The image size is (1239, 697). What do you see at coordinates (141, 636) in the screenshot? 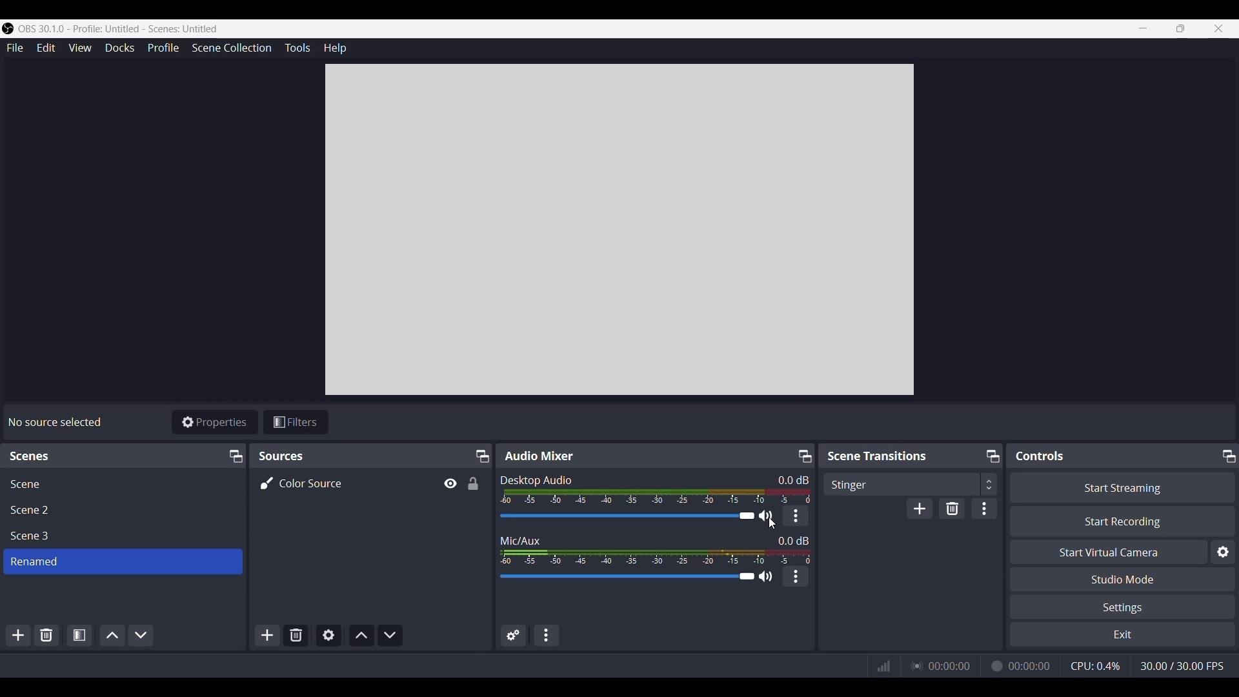
I see `Move scene one step down` at bounding box center [141, 636].